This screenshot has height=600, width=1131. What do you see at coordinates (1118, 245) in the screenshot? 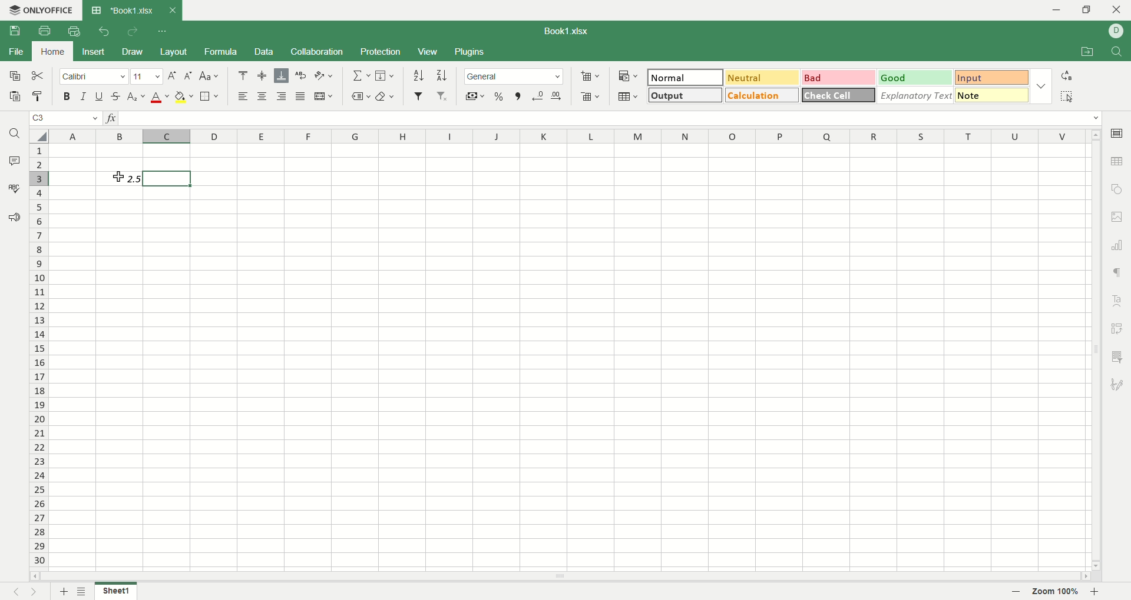
I see `chart settings` at bounding box center [1118, 245].